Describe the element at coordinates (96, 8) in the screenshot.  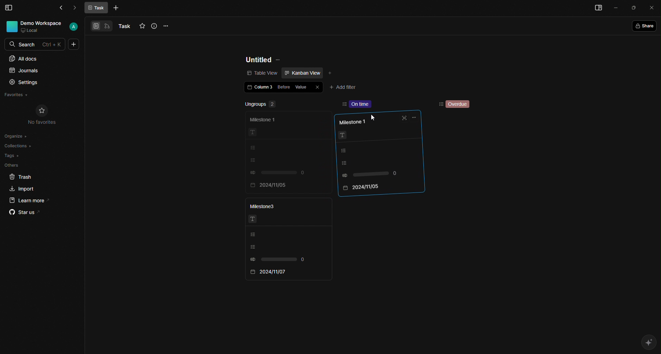
I see `Task` at that location.